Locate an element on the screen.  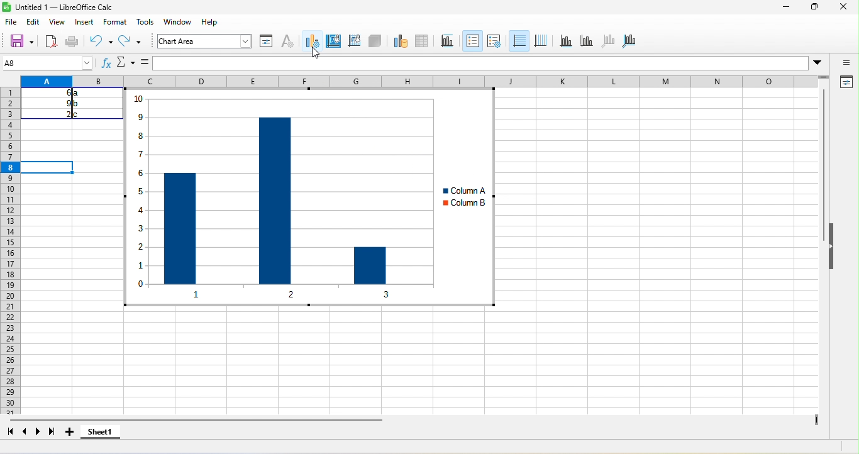
chart wall is located at coordinates (353, 40).